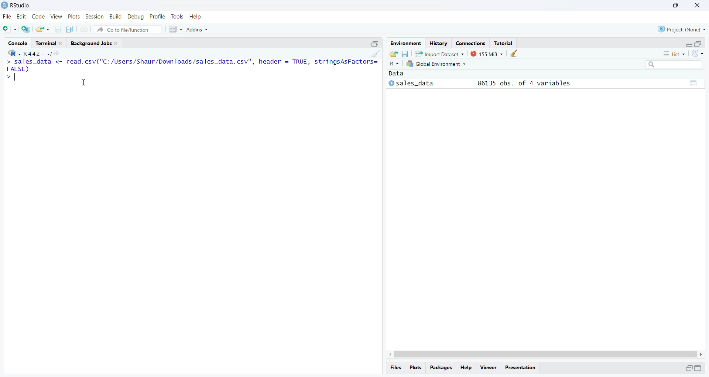  I want to click on > sales_data <- read.csv("C:/Users/Shaur/Downloads/sales_data.csv", header = TRUE, stringsAsFactors=
FALSE) T, so click(192, 65).